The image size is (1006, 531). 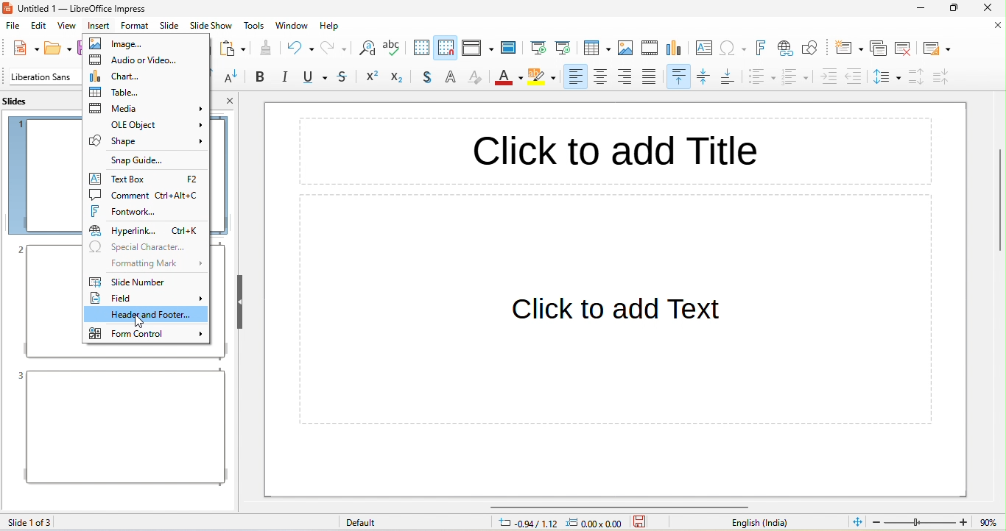 I want to click on table, so click(x=598, y=49).